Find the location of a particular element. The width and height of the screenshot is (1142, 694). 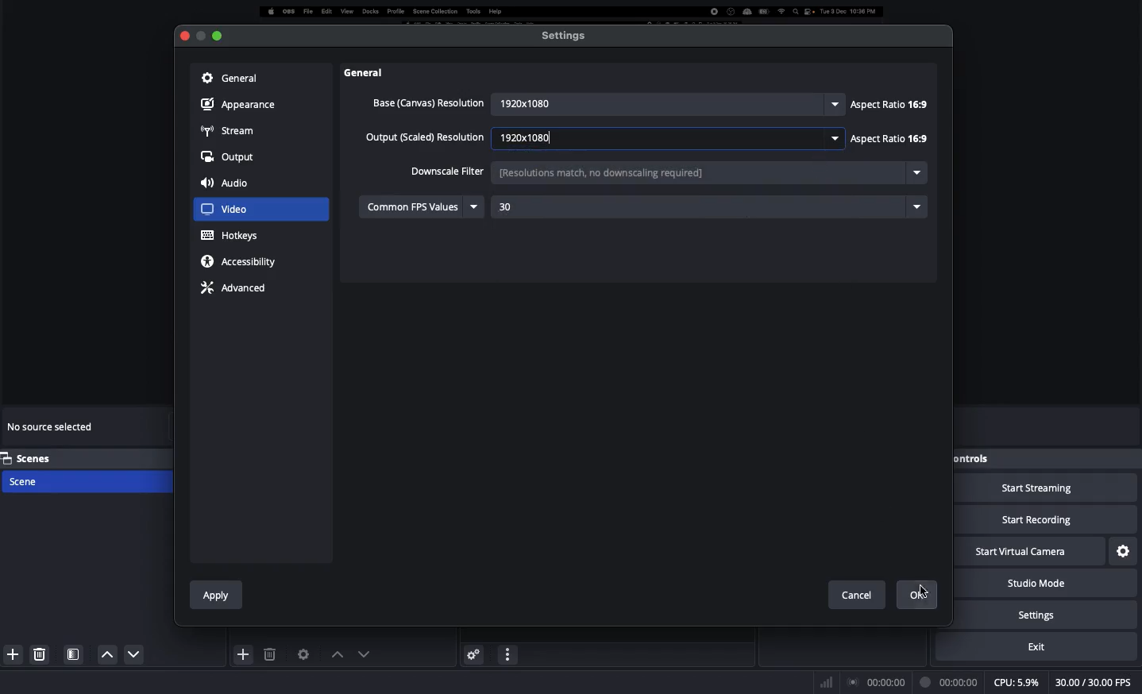

Scenes filter is located at coordinates (74, 654).